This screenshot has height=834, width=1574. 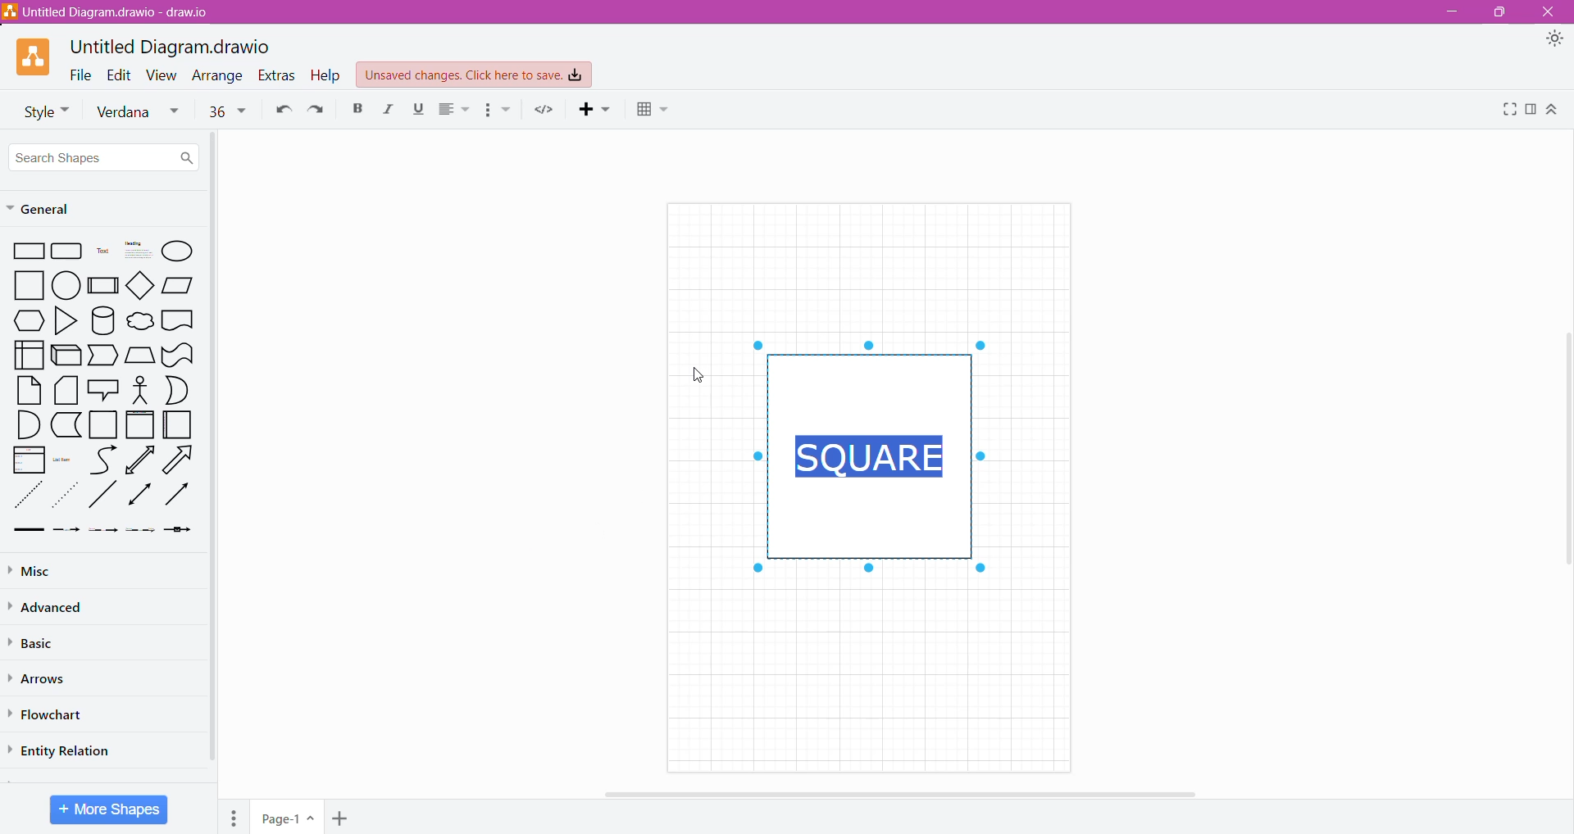 What do you see at coordinates (385, 111) in the screenshot?
I see `Italic` at bounding box center [385, 111].